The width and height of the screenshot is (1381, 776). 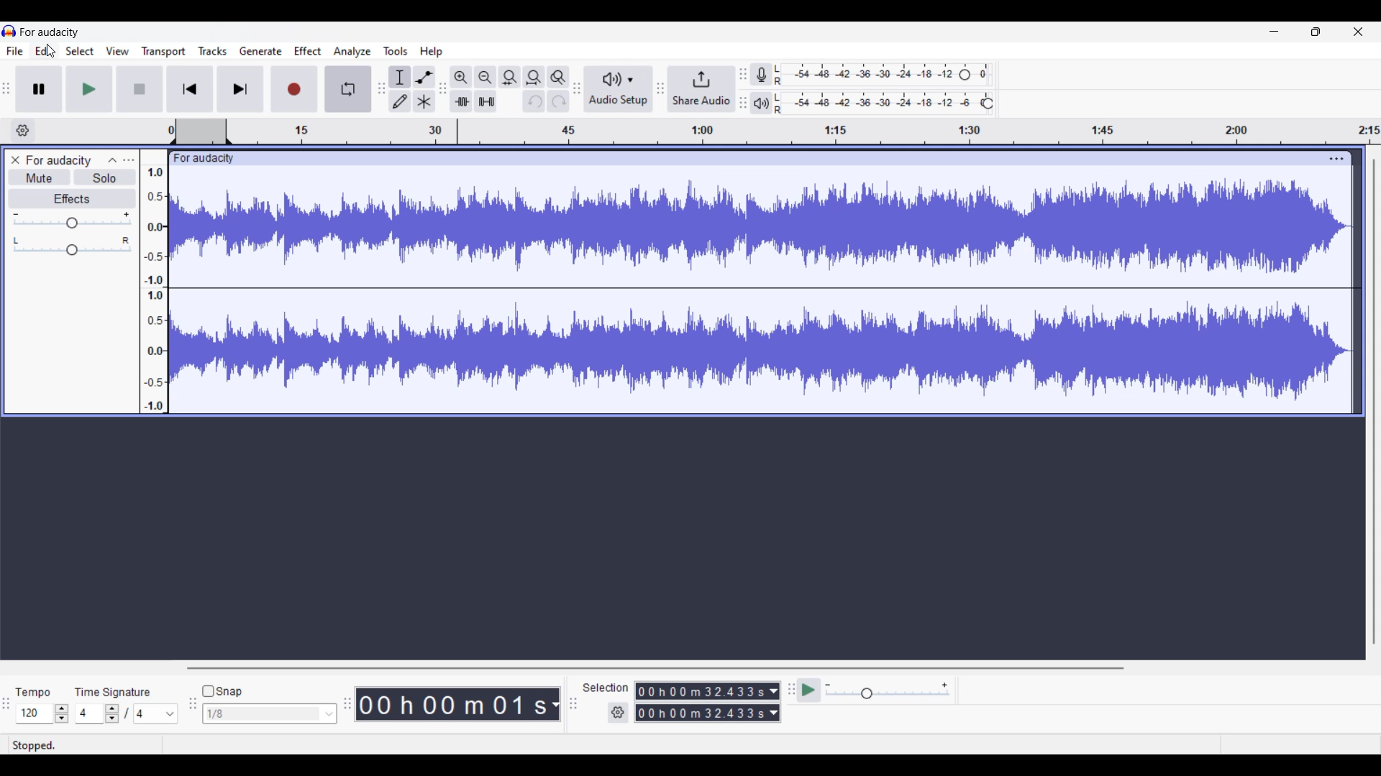 I want to click on Edit menu, so click(x=45, y=51).